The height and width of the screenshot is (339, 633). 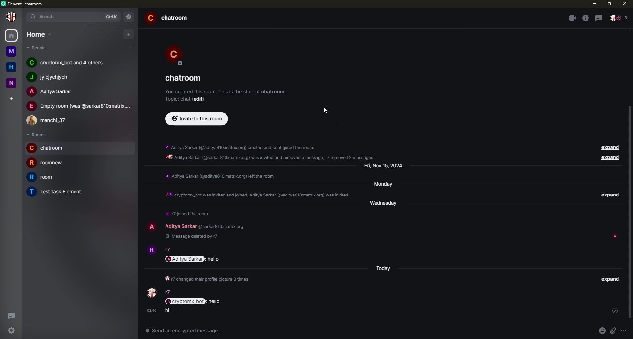 I want to click on attach, so click(x=614, y=330).